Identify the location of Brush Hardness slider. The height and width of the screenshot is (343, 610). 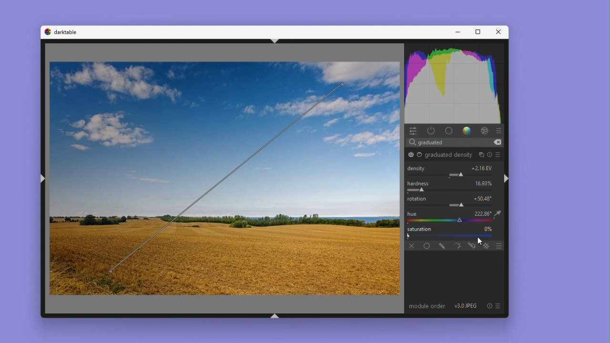
(453, 191).